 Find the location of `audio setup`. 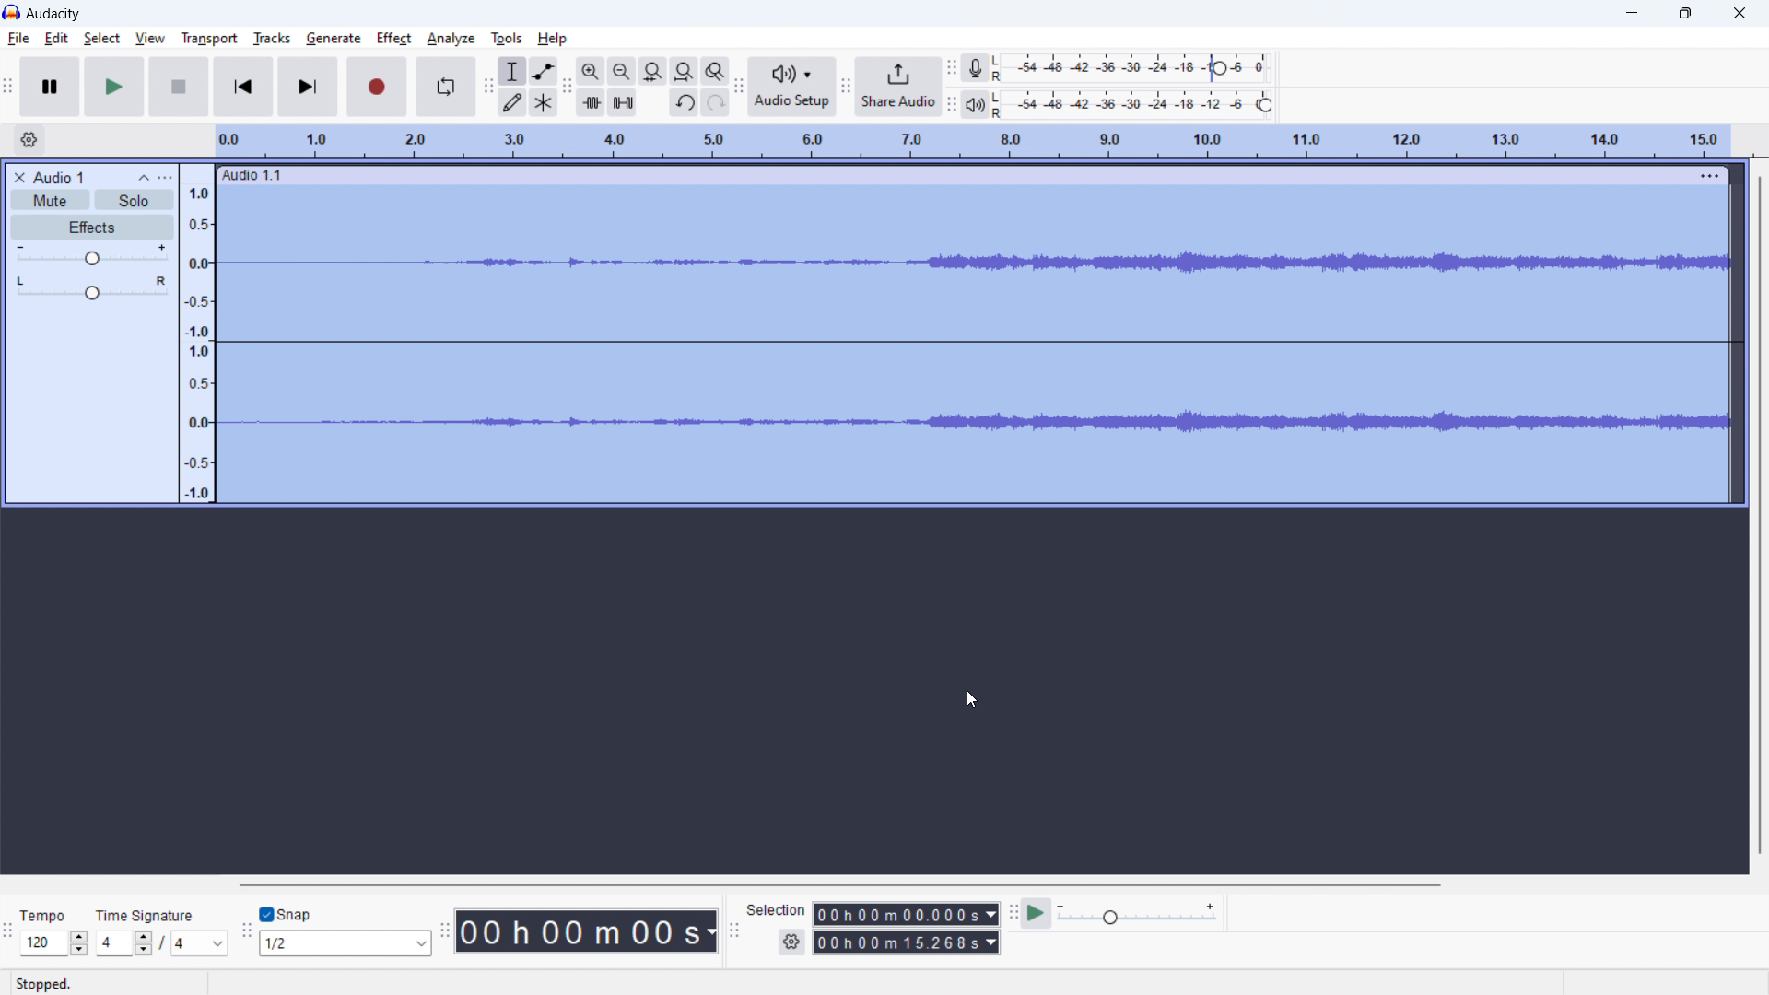

audio setup is located at coordinates (791, 86).